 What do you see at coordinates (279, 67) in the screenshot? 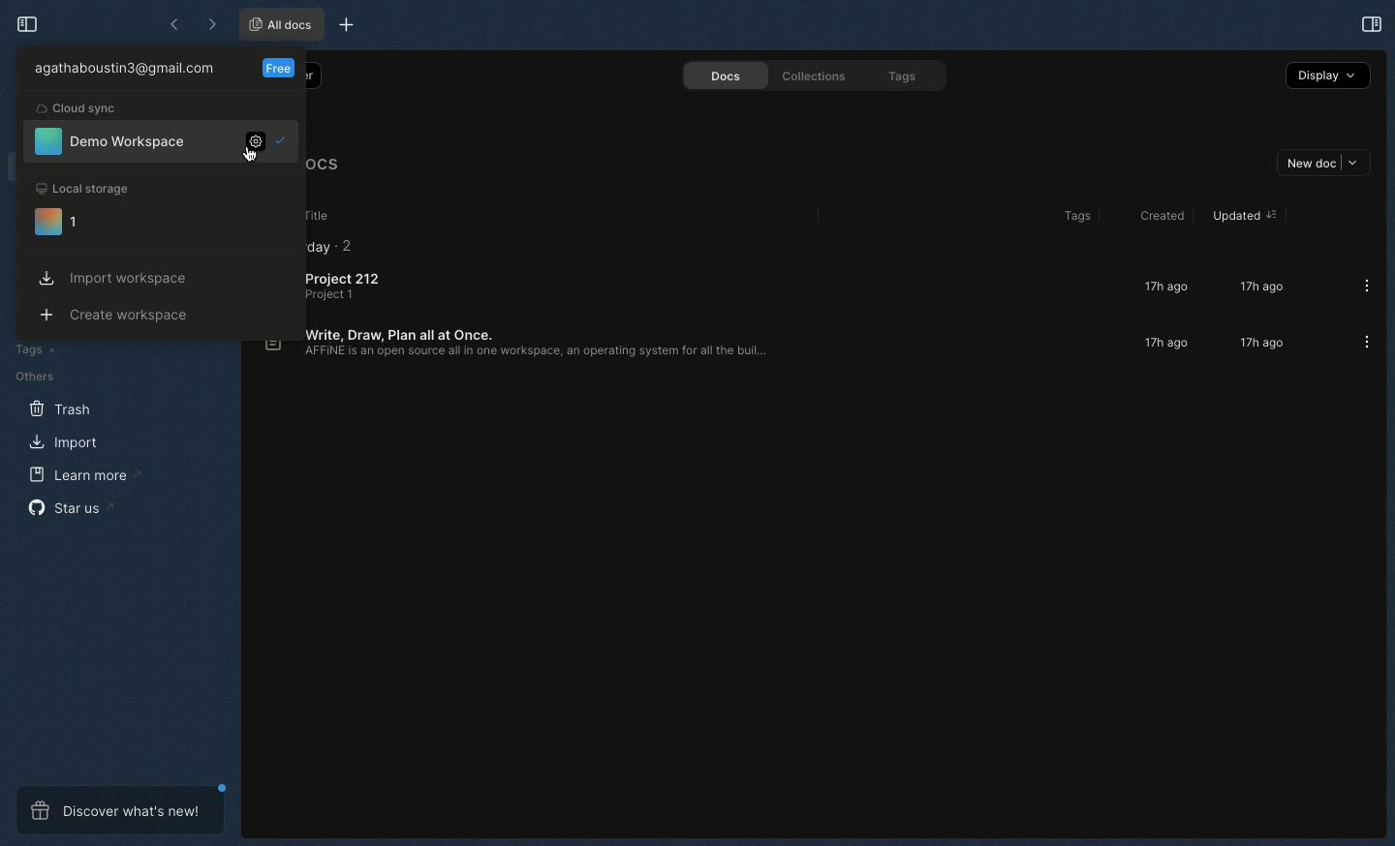
I see `Free` at bounding box center [279, 67].